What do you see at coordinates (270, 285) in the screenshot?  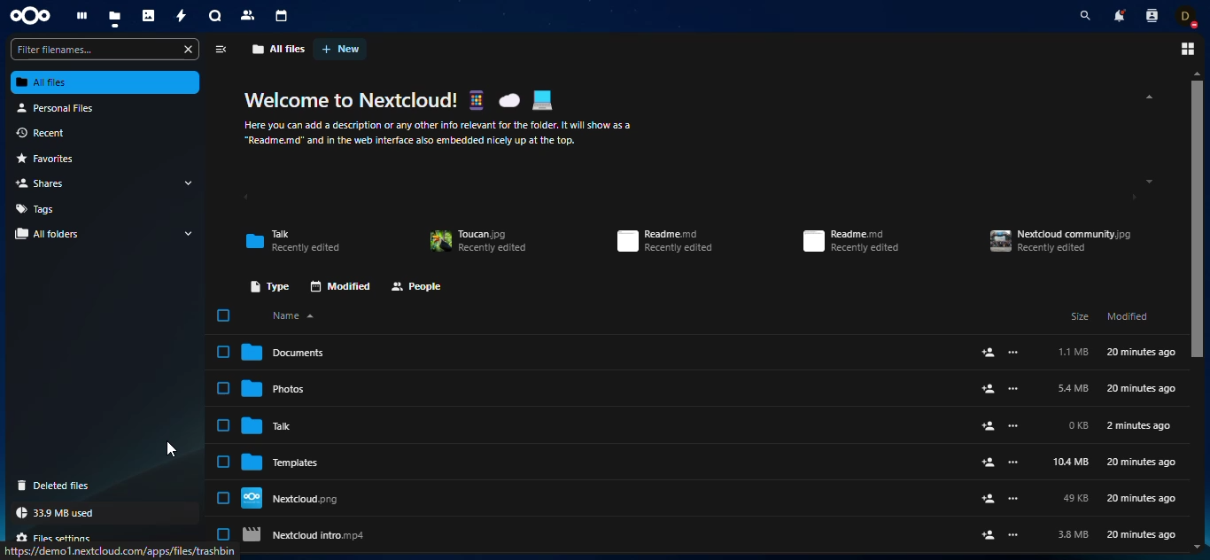 I see `Type` at bounding box center [270, 285].